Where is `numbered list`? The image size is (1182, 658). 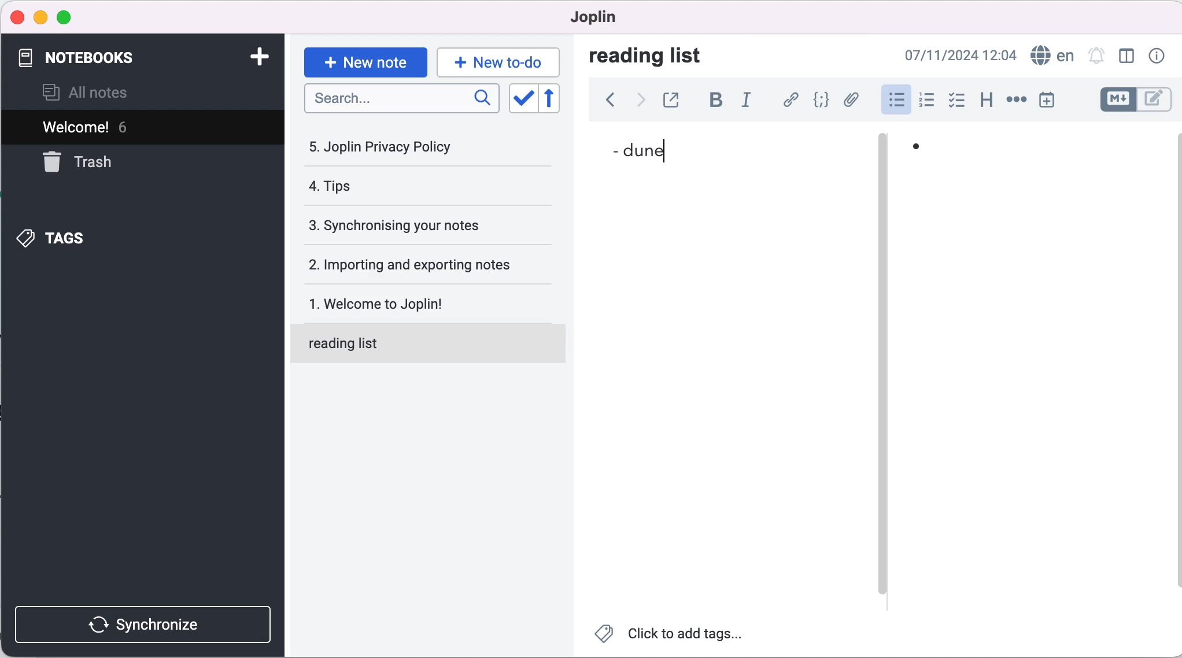
numbered list is located at coordinates (927, 102).